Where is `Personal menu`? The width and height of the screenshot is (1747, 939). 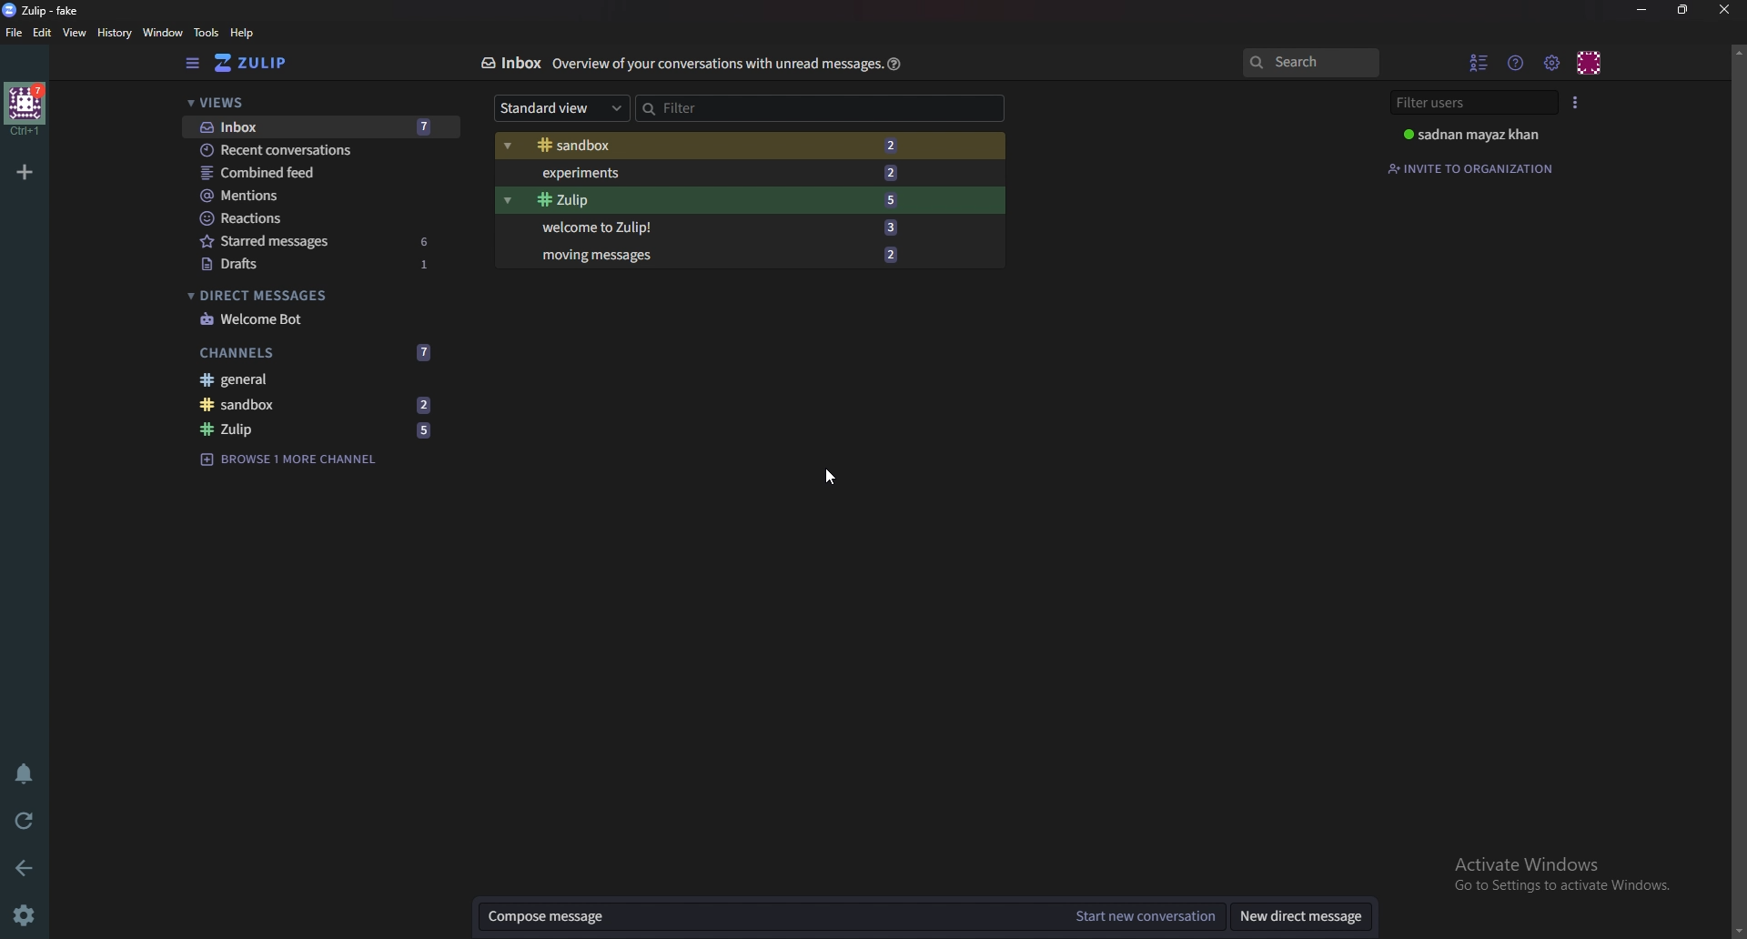
Personal menu is located at coordinates (1590, 63).